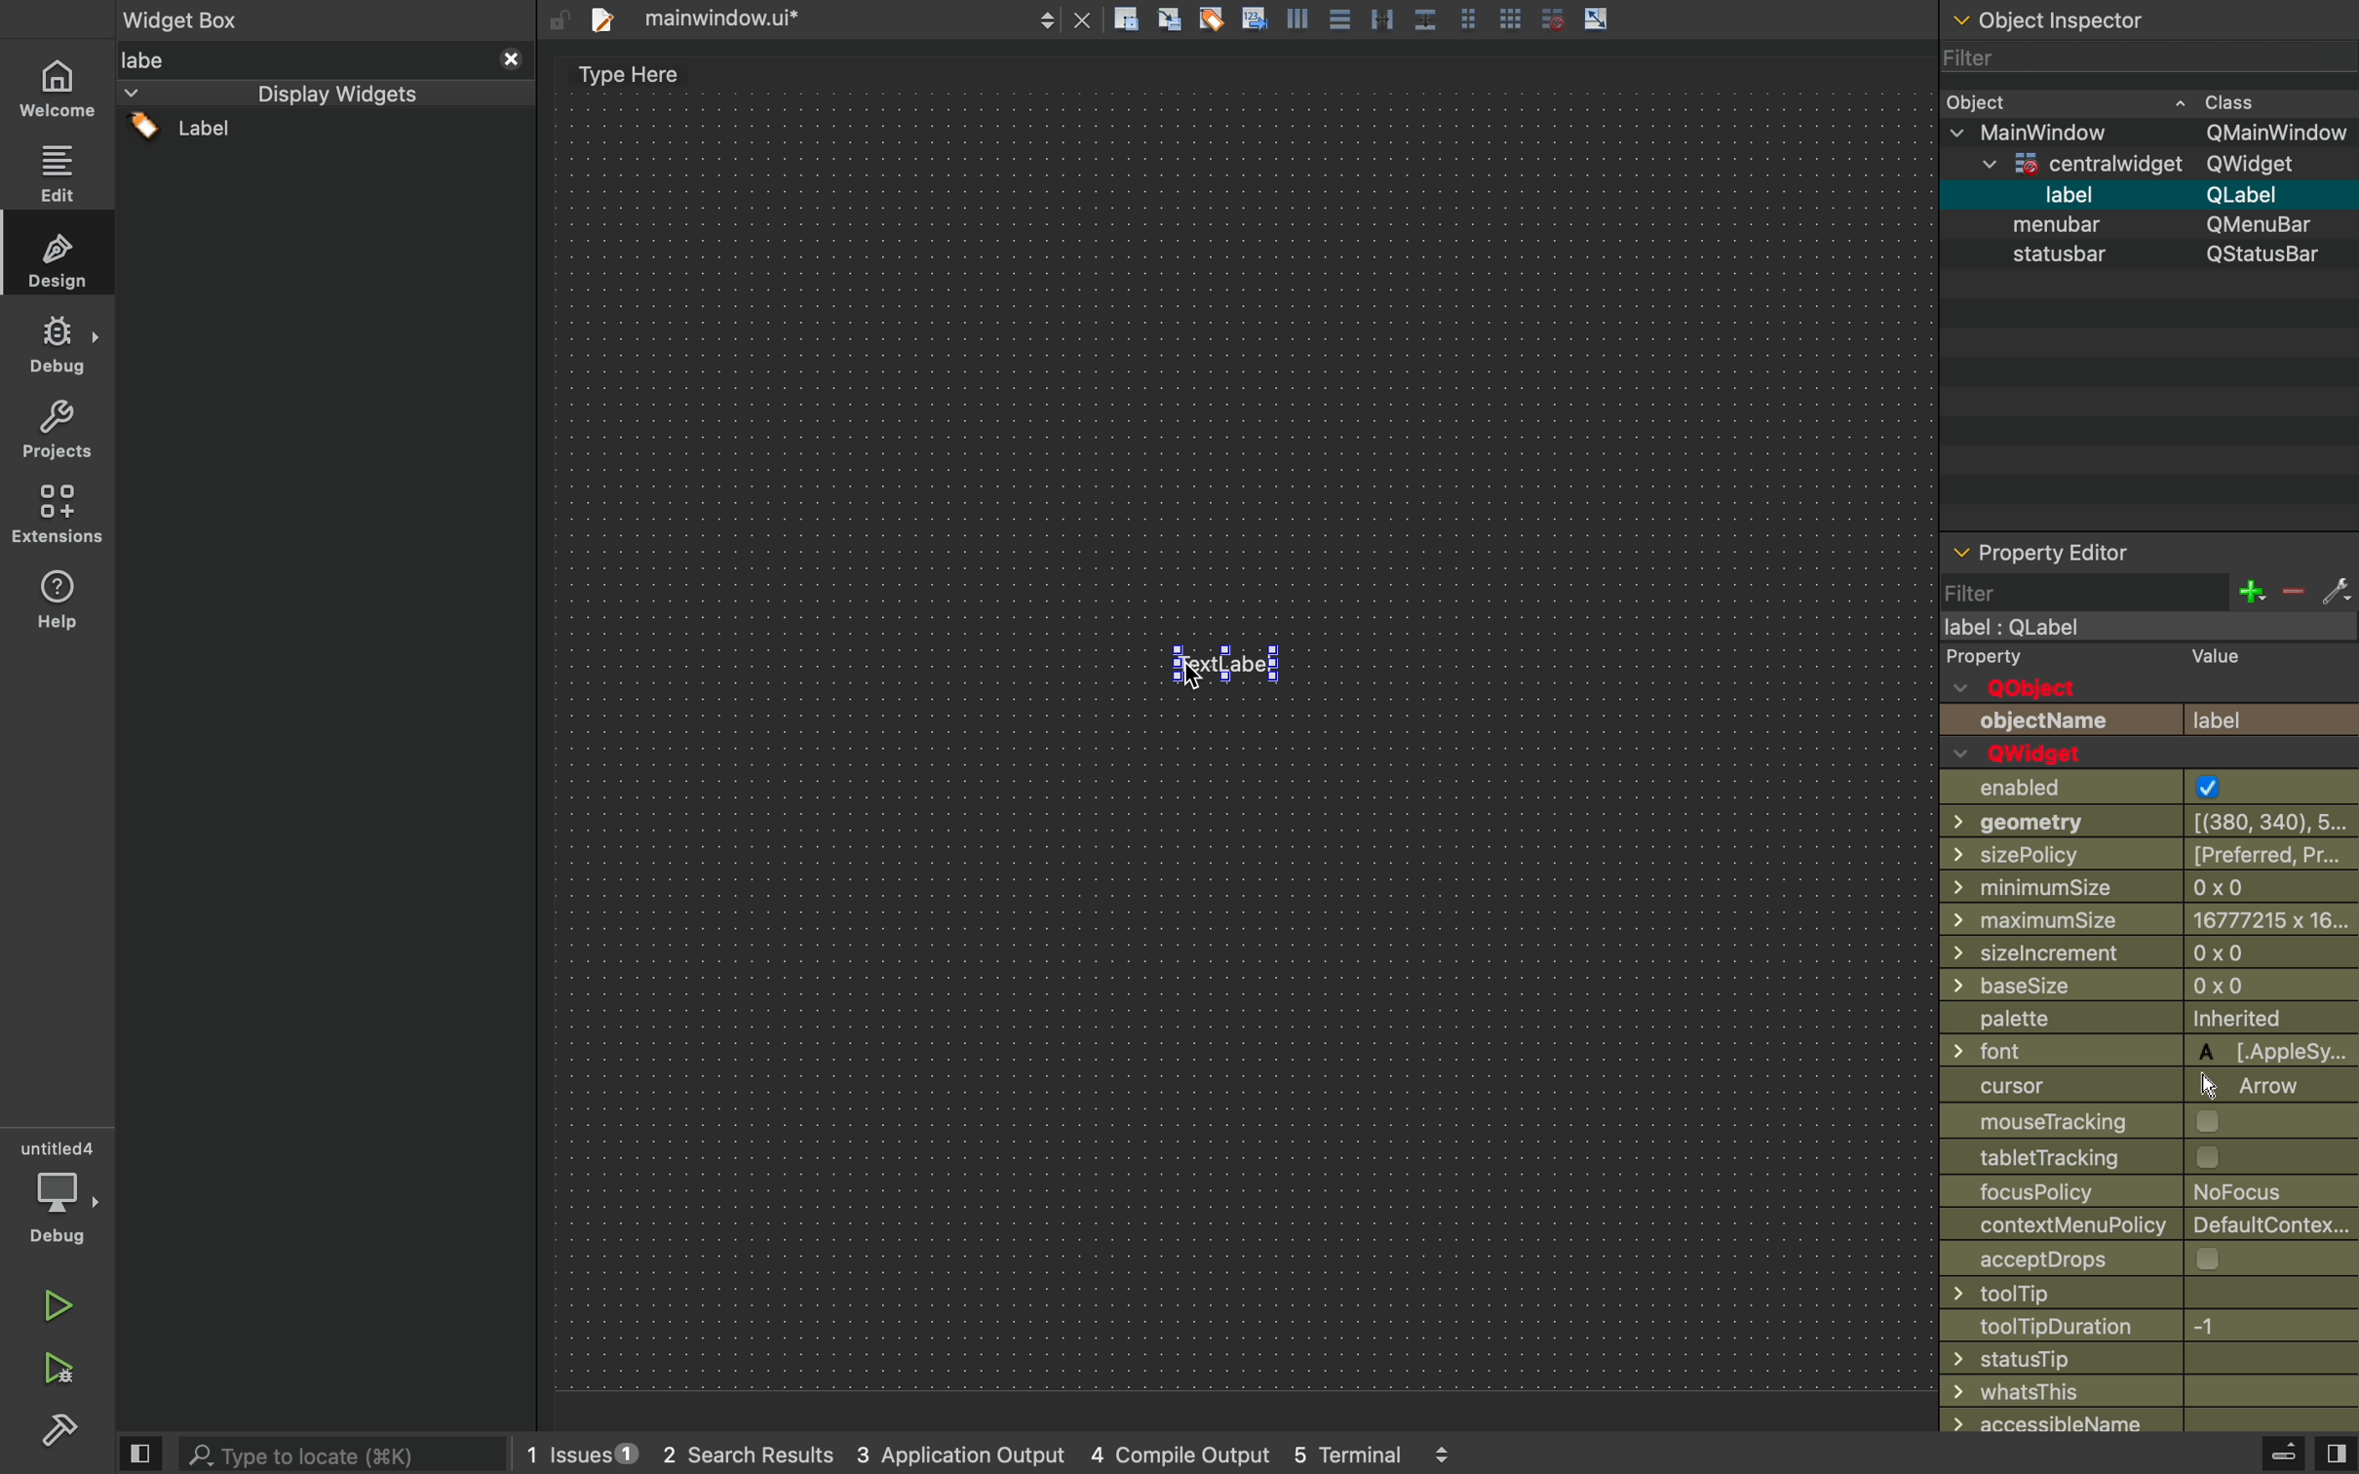 The width and height of the screenshot is (2359, 1474). Describe the element at coordinates (2206, 659) in the screenshot. I see `value` at that location.